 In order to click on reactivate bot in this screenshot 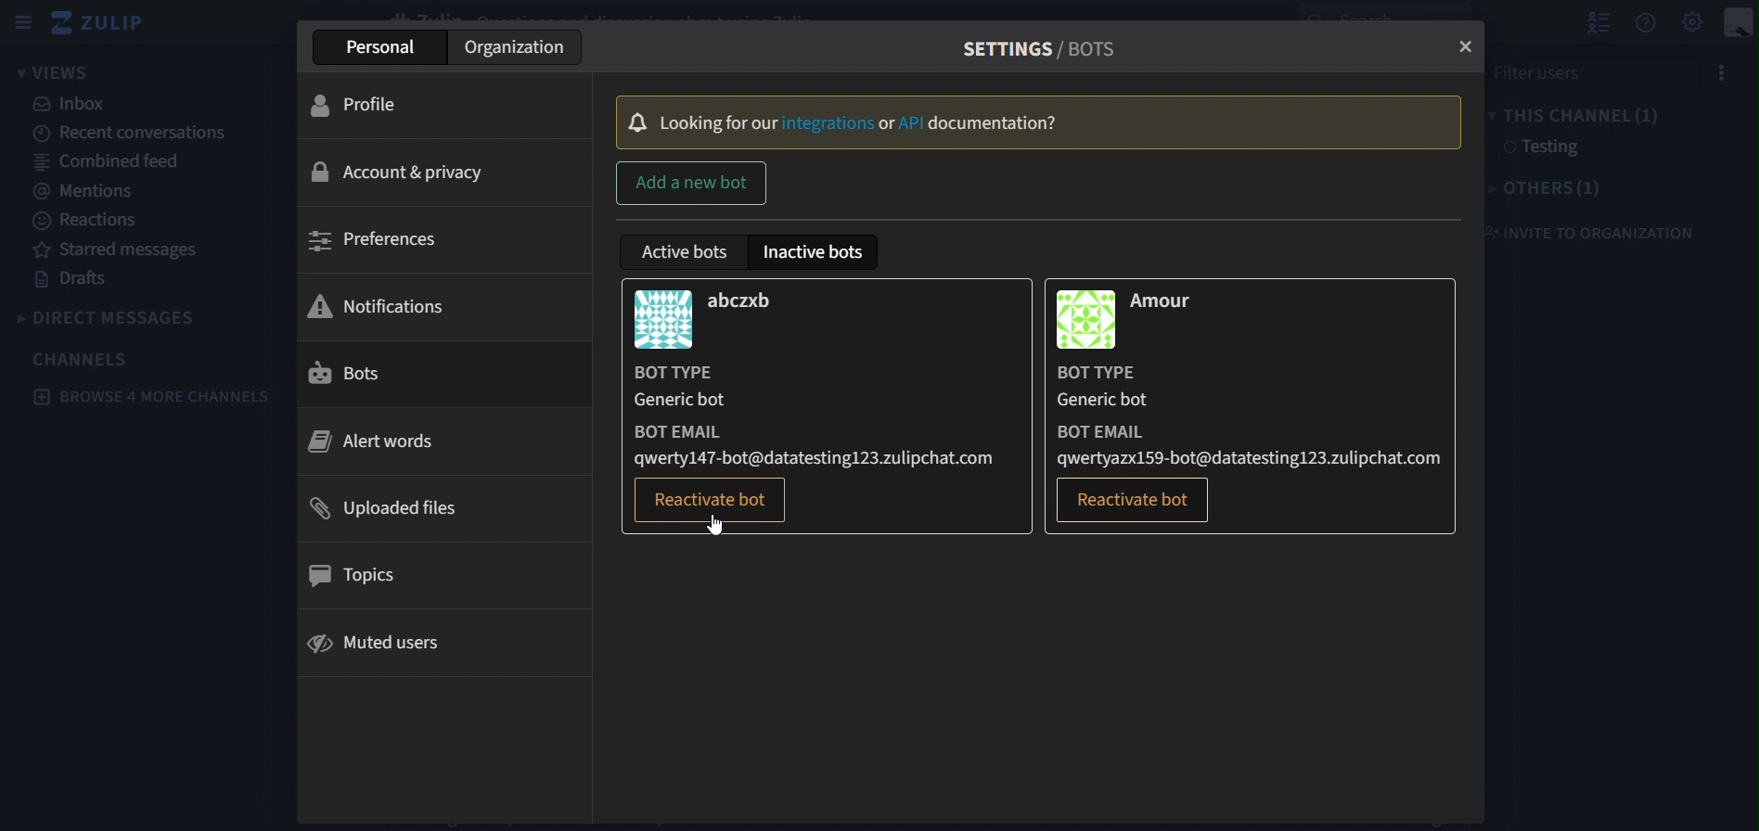, I will do `click(1129, 499)`.